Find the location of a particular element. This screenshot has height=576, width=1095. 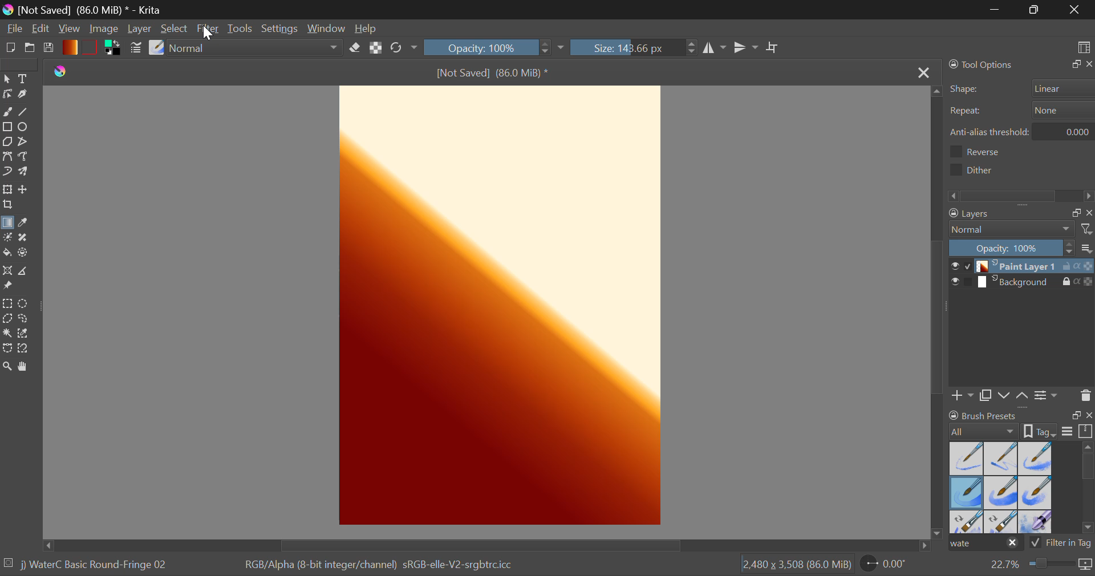

Freehand is located at coordinates (8, 112).